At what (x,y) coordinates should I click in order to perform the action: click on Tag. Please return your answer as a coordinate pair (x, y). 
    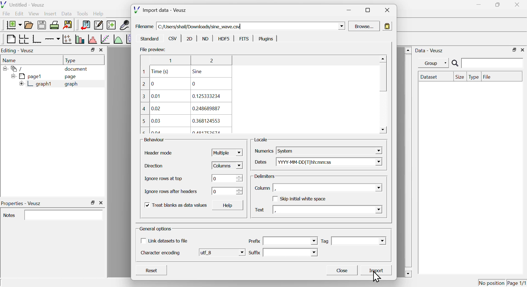
    Looking at the image, I should click on (325, 241).